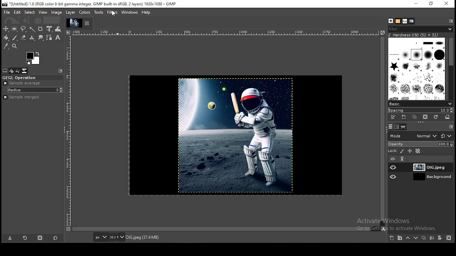 The height and width of the screenshot is (256, 456). What do you see at coordinates (50, 28) in the screenshot?
I see `unified transform tool` at bounding box center [50, 28].